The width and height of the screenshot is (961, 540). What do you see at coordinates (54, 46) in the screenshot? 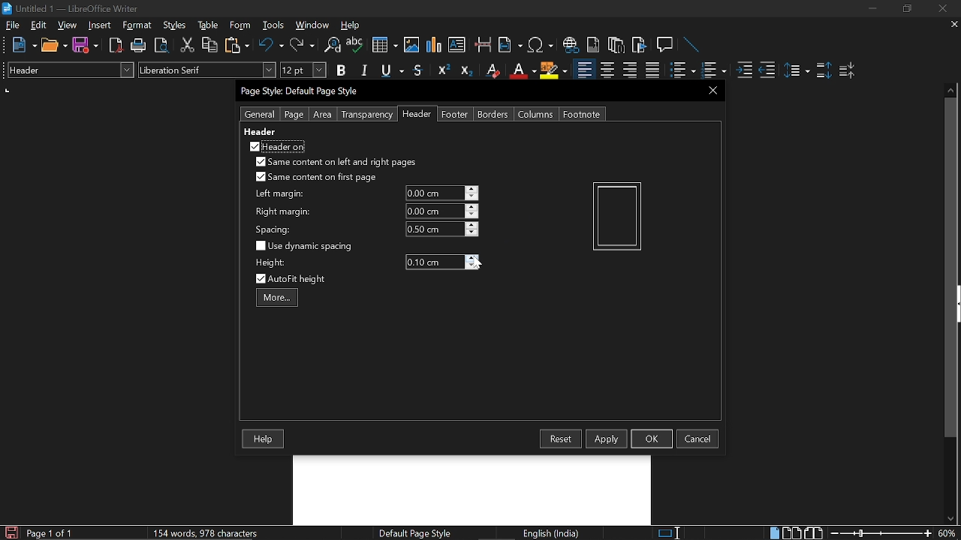
I see `Open` at bounding box center [54, 46].